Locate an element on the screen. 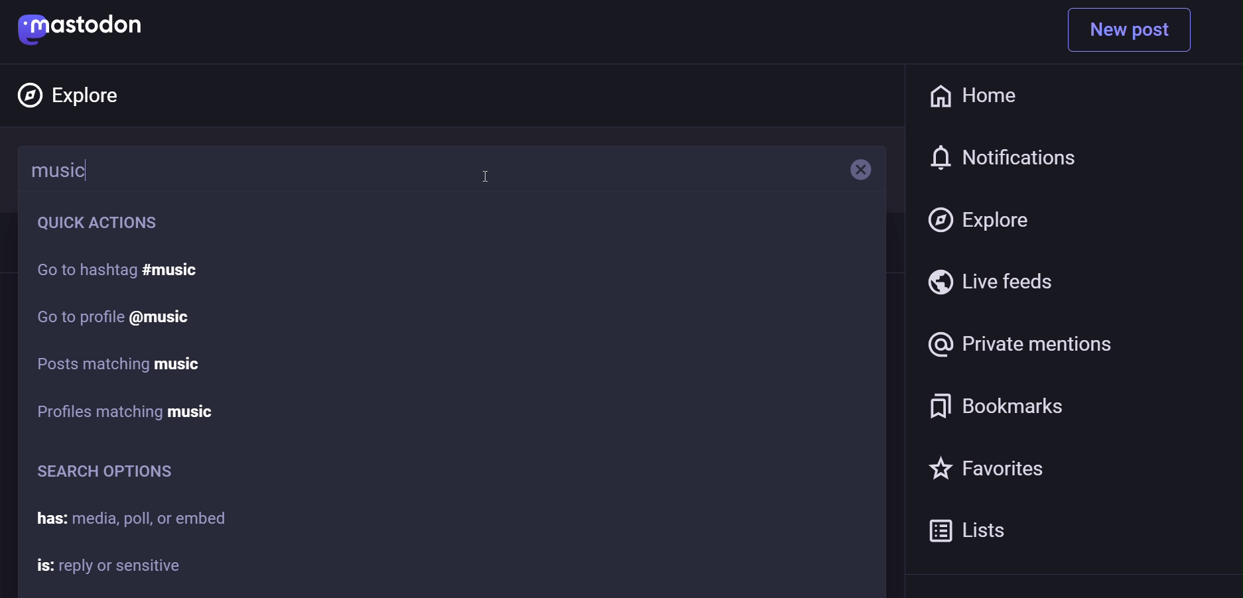  notification is located at coordinates (1004, 159).